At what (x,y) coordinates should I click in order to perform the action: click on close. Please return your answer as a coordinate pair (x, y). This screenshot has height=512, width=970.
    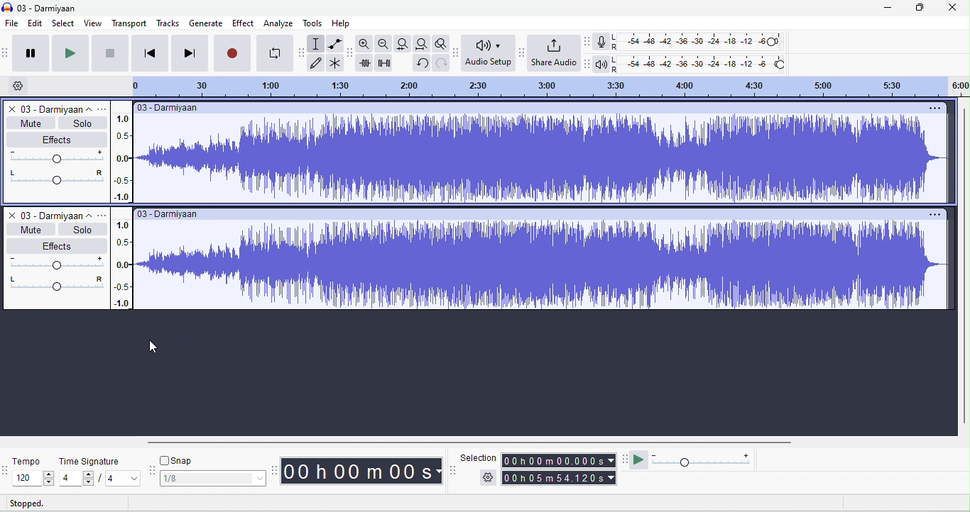
    Looking at the image, I should click on (952, 9).